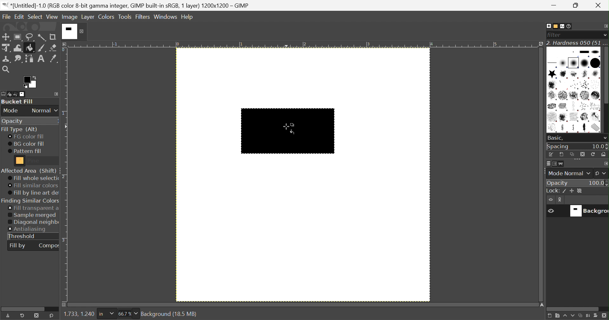 This screenshot has height=320, width=609. What do you see at coordinates (575, 85) in the screenshot?
I see `Bristles` at bounding box center [575, 85].